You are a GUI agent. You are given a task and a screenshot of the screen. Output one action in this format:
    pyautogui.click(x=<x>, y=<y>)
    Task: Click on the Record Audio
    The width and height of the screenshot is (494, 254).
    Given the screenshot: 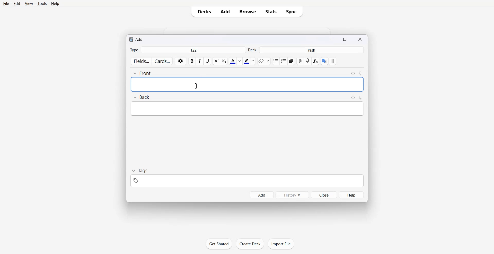 What is the action you would take?
    pyautogui.click(x=308, y=61)
    